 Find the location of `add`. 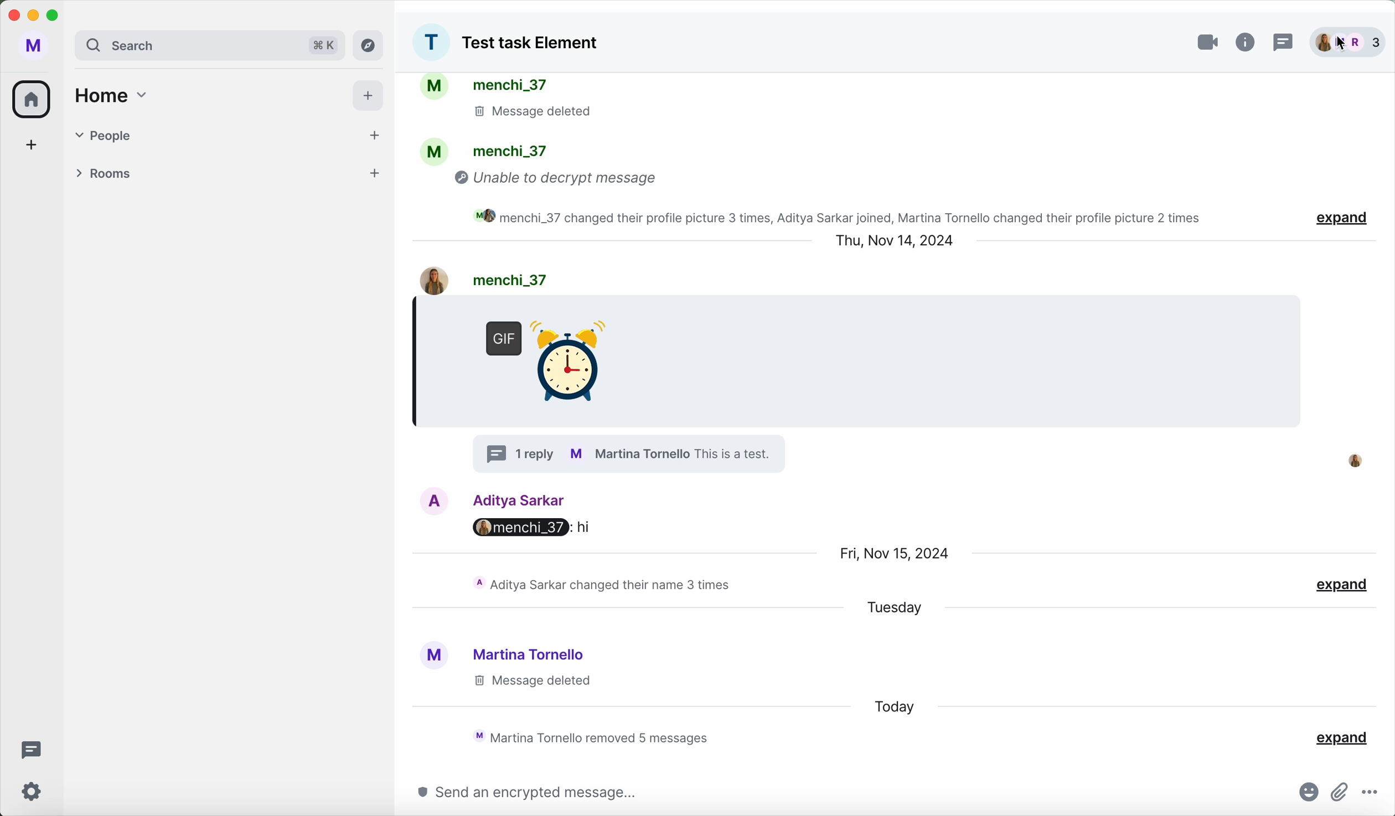

add is located at coordinates (374, 175).